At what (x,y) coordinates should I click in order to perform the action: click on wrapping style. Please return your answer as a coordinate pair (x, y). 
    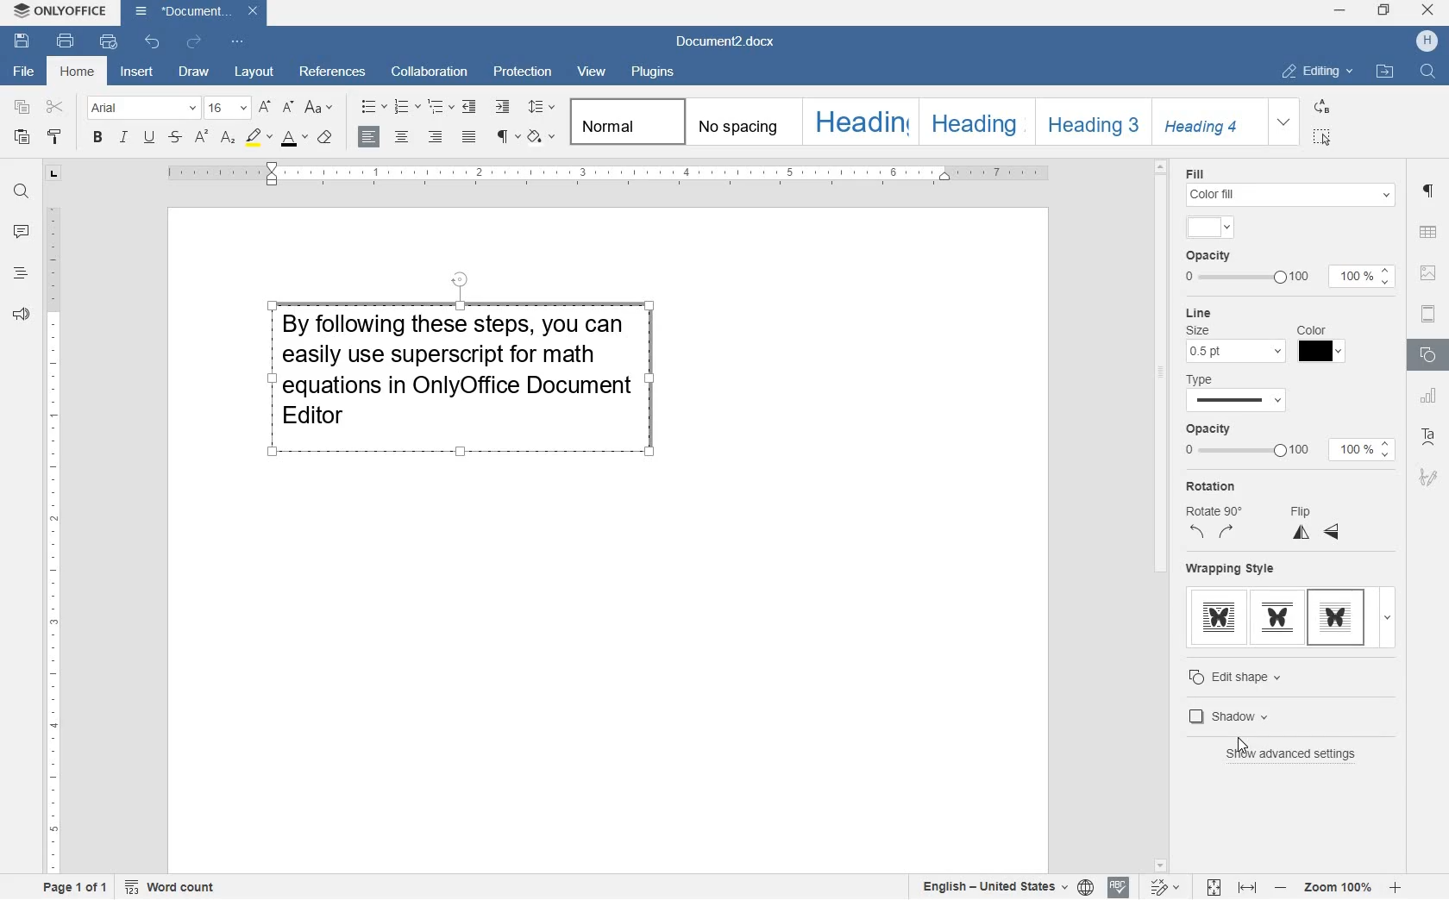
    Looking at the image, I should click on (1232, 569).